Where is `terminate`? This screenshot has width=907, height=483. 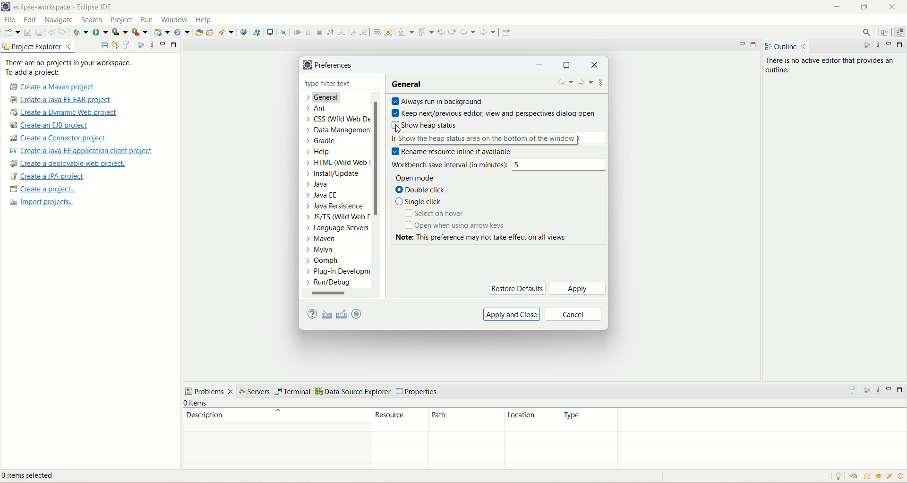 terminate is located at coordinates (321, 32).